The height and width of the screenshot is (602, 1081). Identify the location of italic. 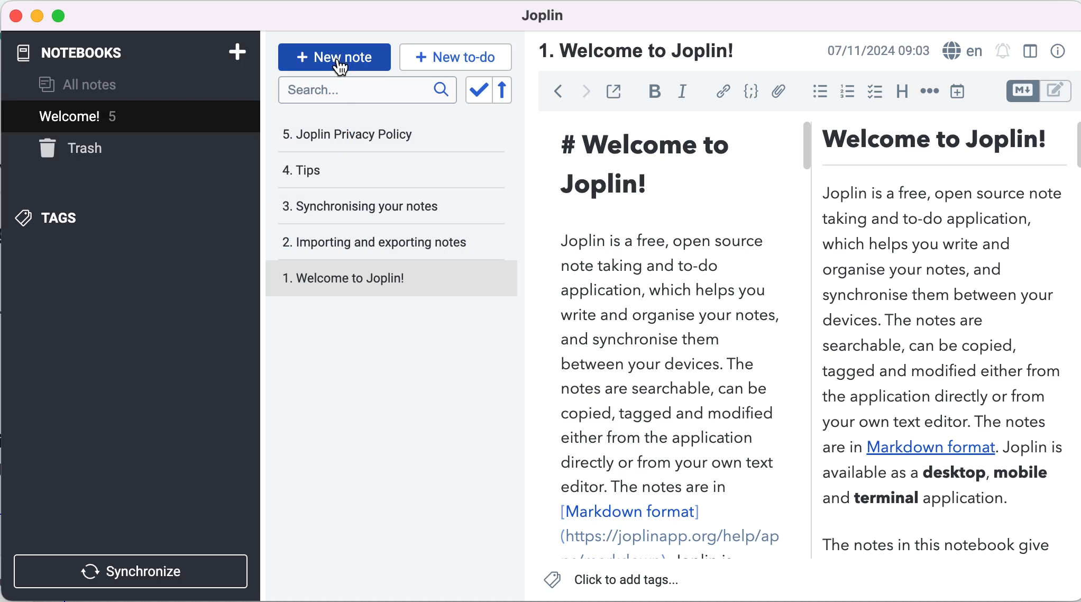
(682, 93).